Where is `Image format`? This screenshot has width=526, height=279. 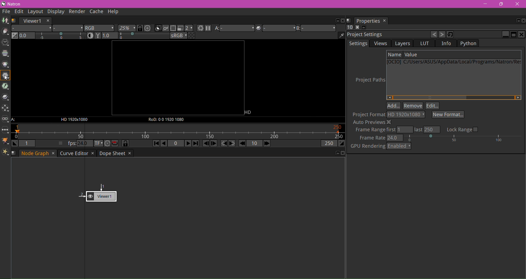 Image format is located at coordinates (250, 112).